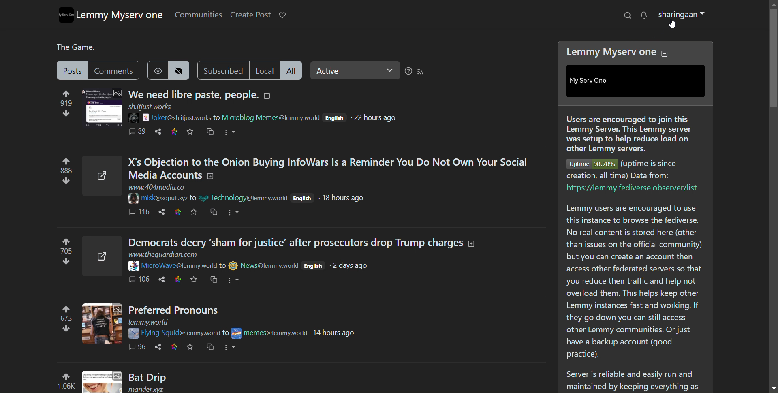 The height and width of the screenshot is (393, 778). I want to click on URL, so click(165, 255).